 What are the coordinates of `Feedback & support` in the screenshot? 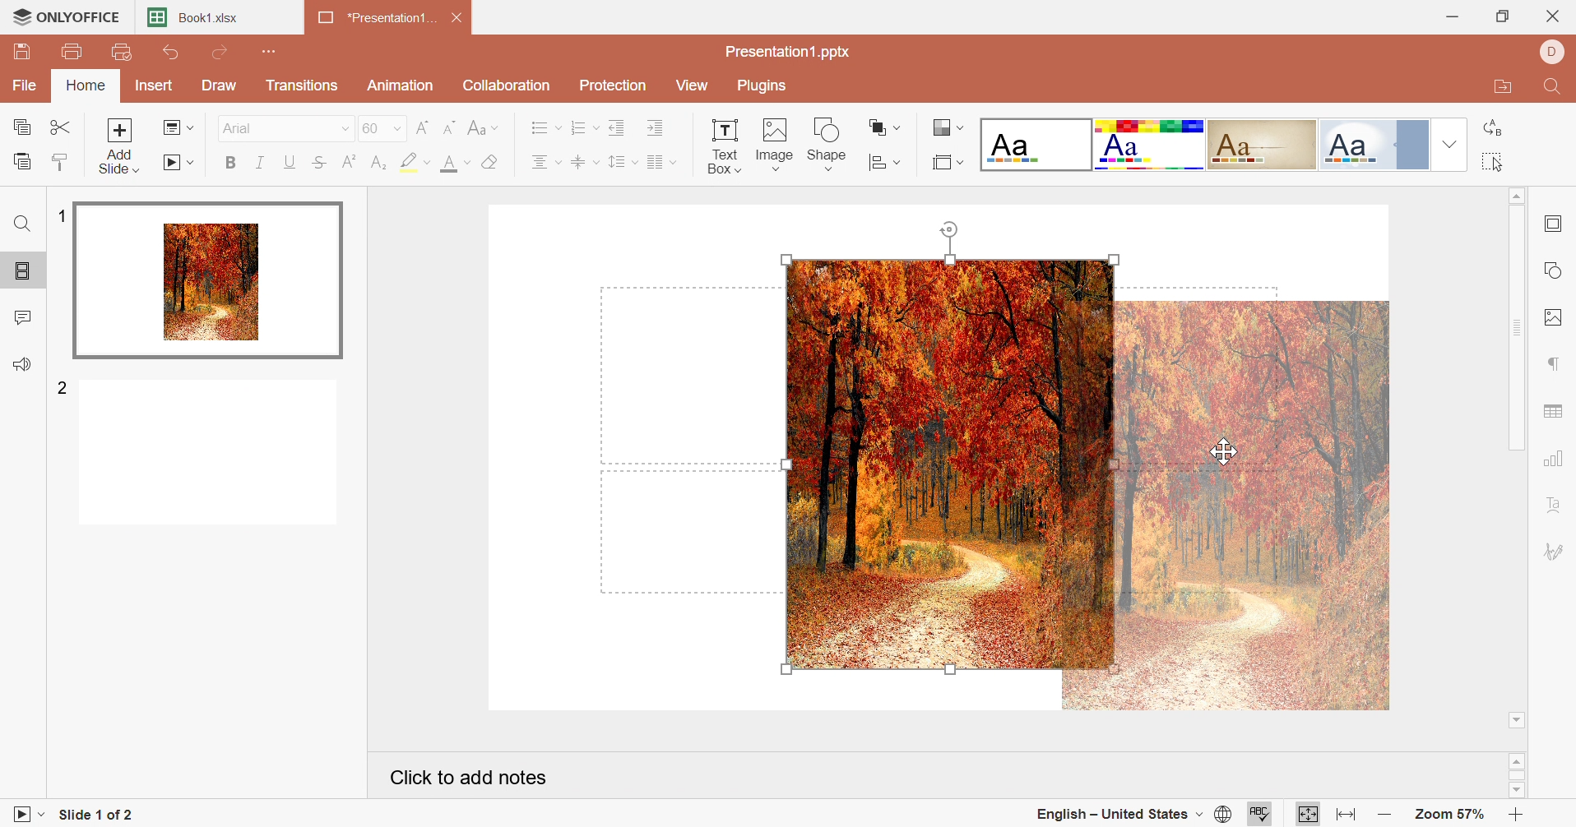 It's located at (21, 364).